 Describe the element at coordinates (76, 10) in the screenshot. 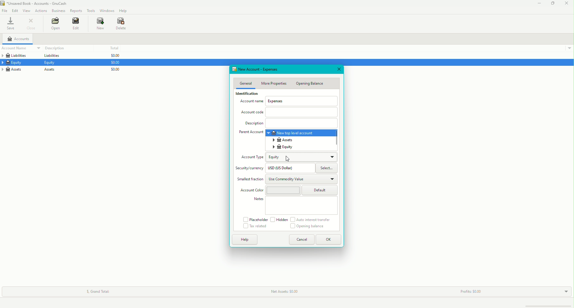

I see `Reports` at that location.